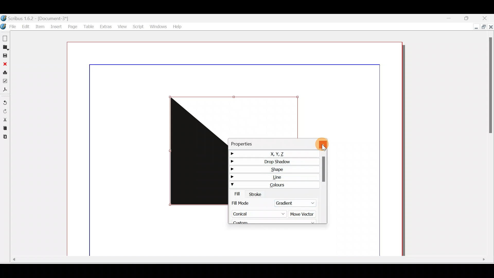 This screenshot has height=278, width=494. I want to click on Gradient, so click(293, 202).